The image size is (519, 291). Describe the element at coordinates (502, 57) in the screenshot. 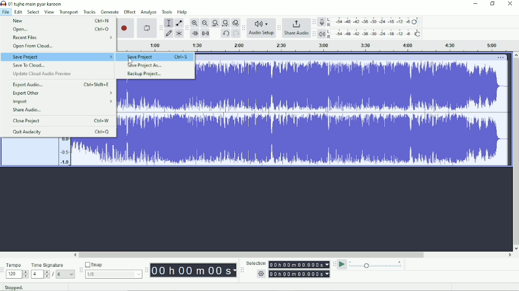

I see `More options` at that location.